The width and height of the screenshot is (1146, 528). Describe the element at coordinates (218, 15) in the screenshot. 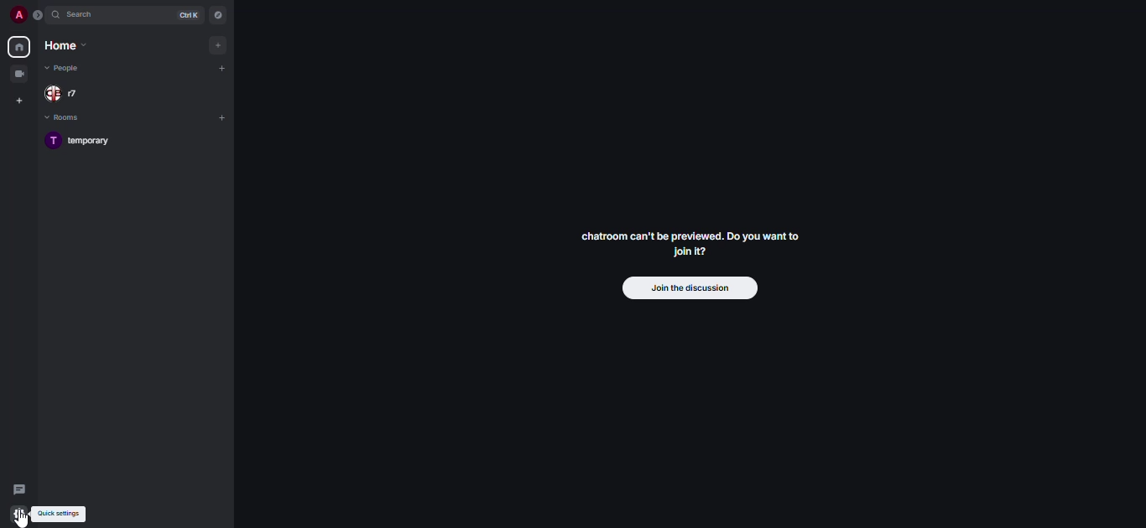

I see `navigator` at that location.